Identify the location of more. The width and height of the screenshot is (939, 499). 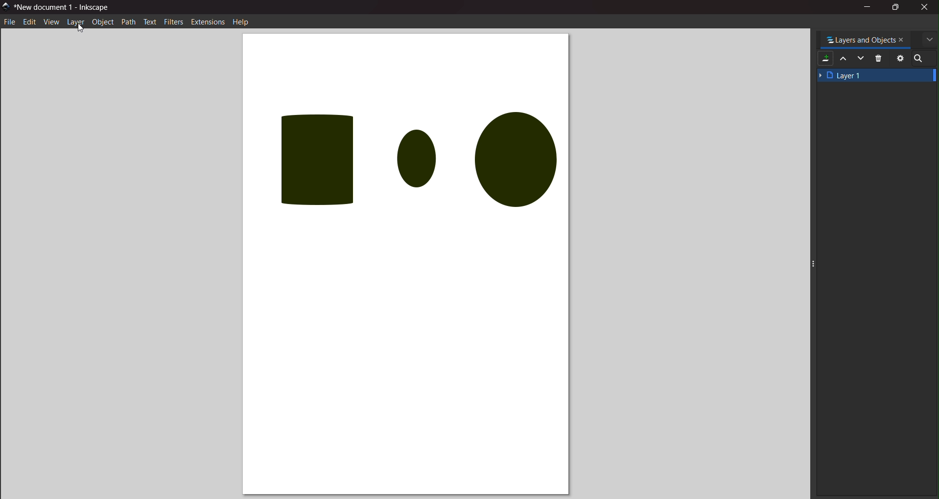
(930, 40).